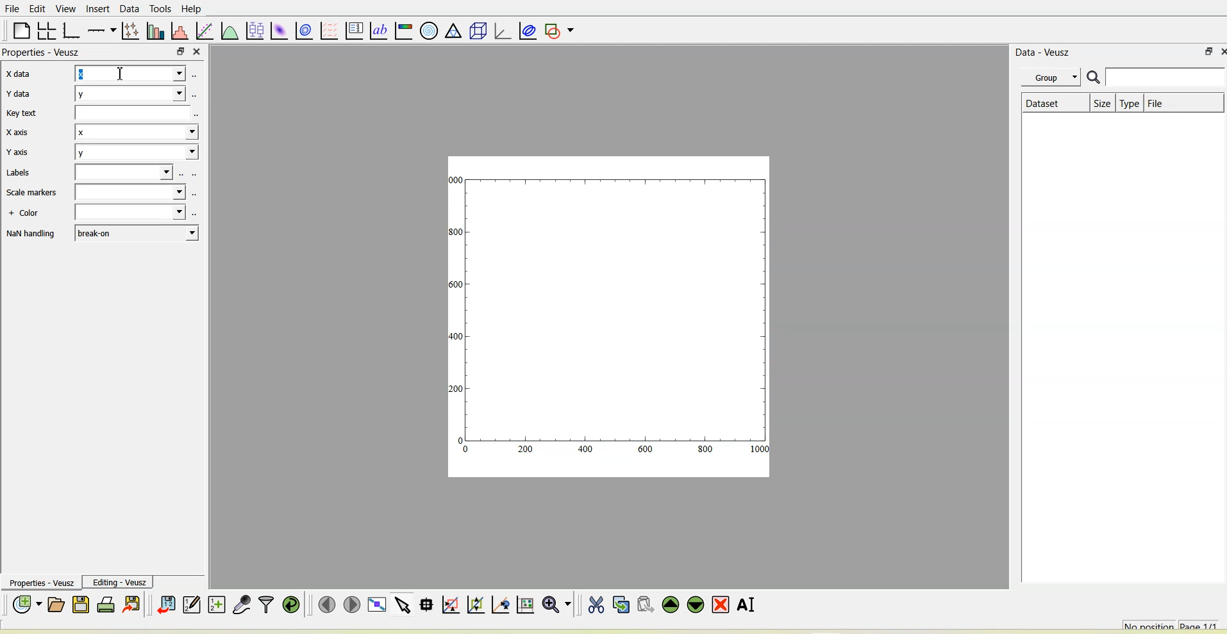 Image resolution: width=1227 pixels, height=634 pixels. What do you see at coordinates (118, 582) in the screenshot?
I see `Editing-Veusz` at bounding box center [118, 582].